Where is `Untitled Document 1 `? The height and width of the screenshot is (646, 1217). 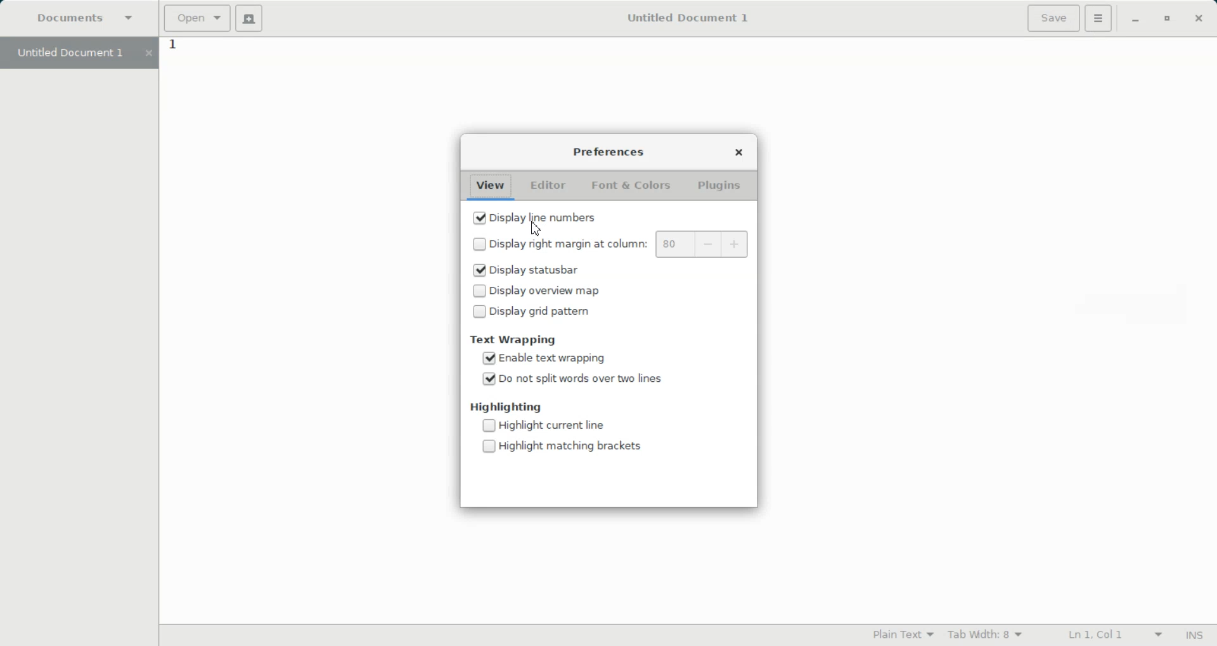
Untitled Document 1  is located at coordinates (77, 53).